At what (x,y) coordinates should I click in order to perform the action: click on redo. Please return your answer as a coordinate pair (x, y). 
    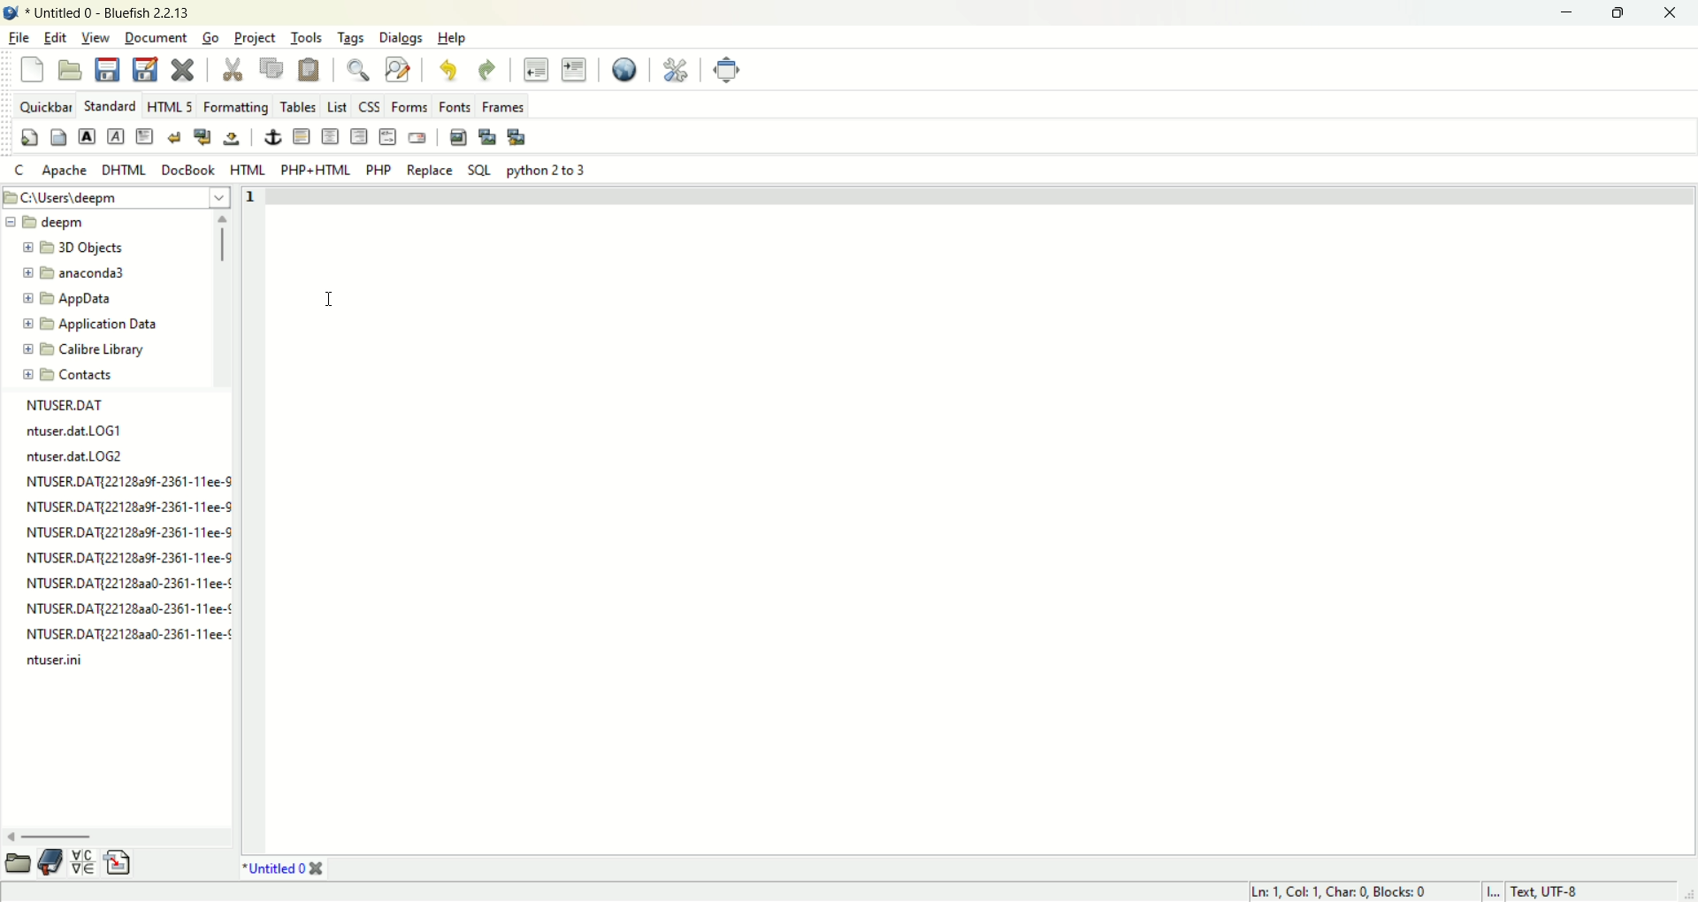
    Looking at the image, I should click on (486, 70).